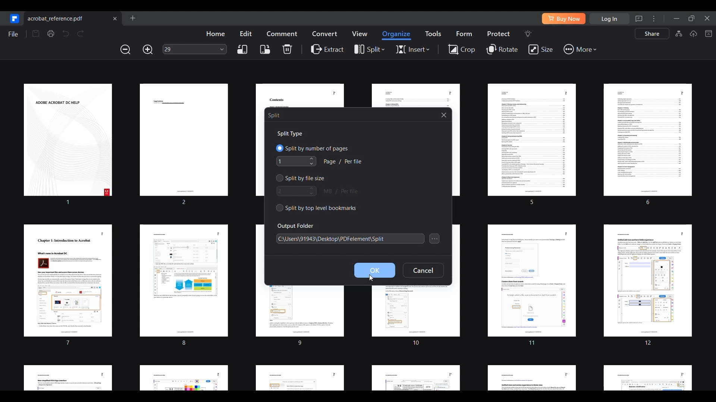  Describe the element at coordinates (282, 33) in the screenshot. I see `Comment` at that location.